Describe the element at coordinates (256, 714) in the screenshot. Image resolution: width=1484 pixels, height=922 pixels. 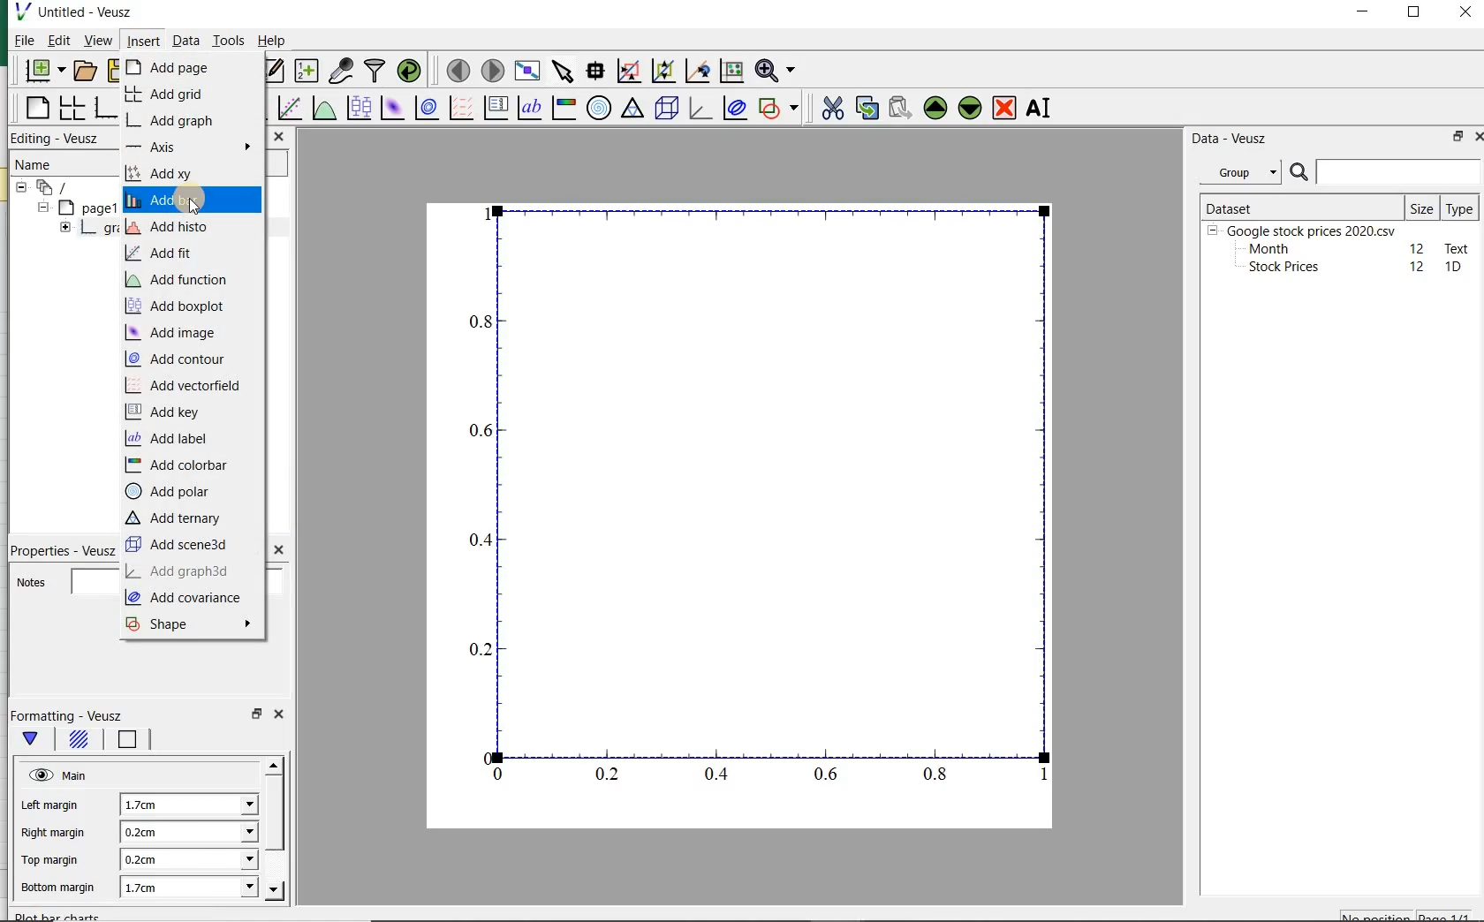
I see `restore` at that location.